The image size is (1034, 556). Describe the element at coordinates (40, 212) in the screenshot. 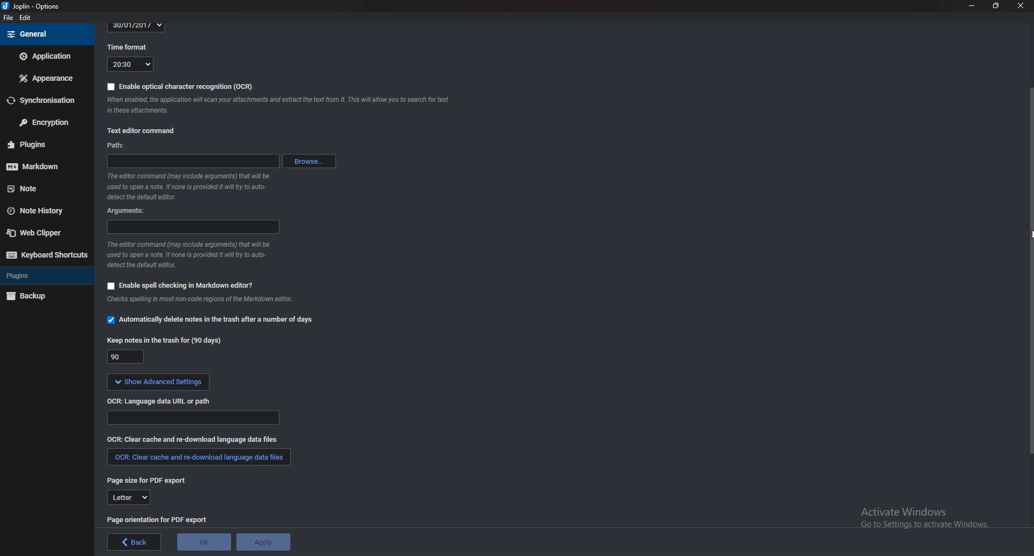

I see `Note history` at that location.